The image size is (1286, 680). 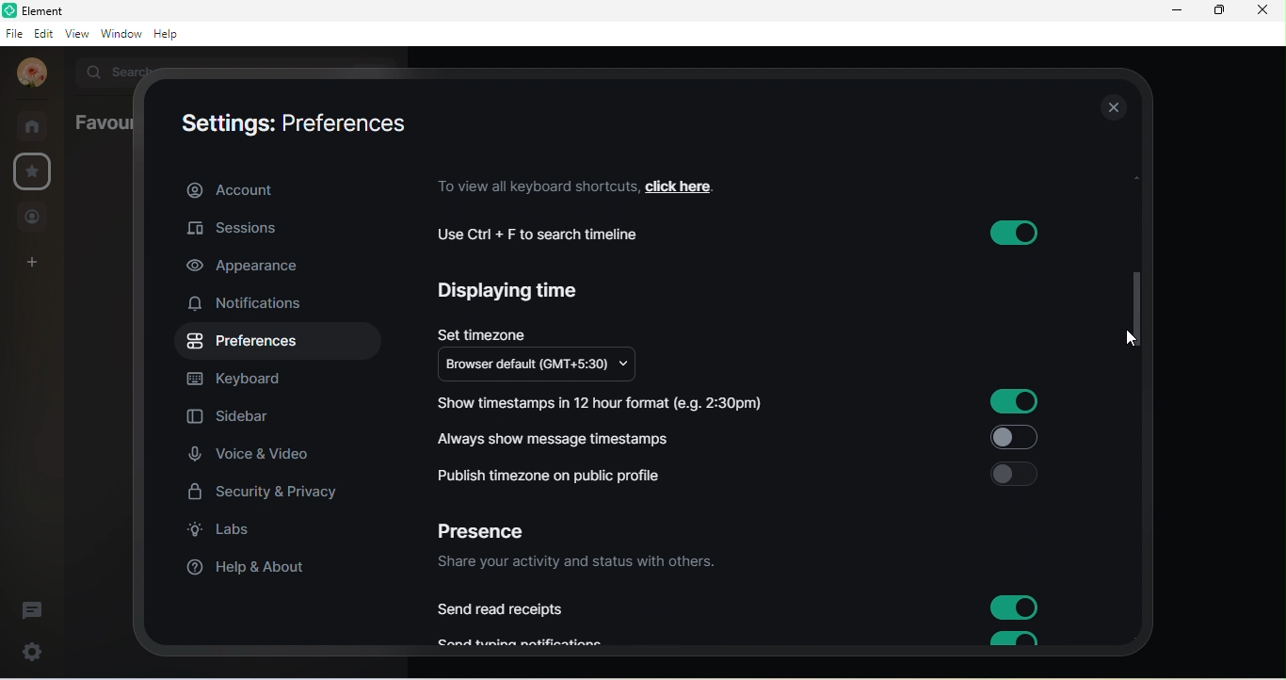 What do you see at coordinates (120, 35) in the screenshot?
I see `window` at bounding box center [120, 35].